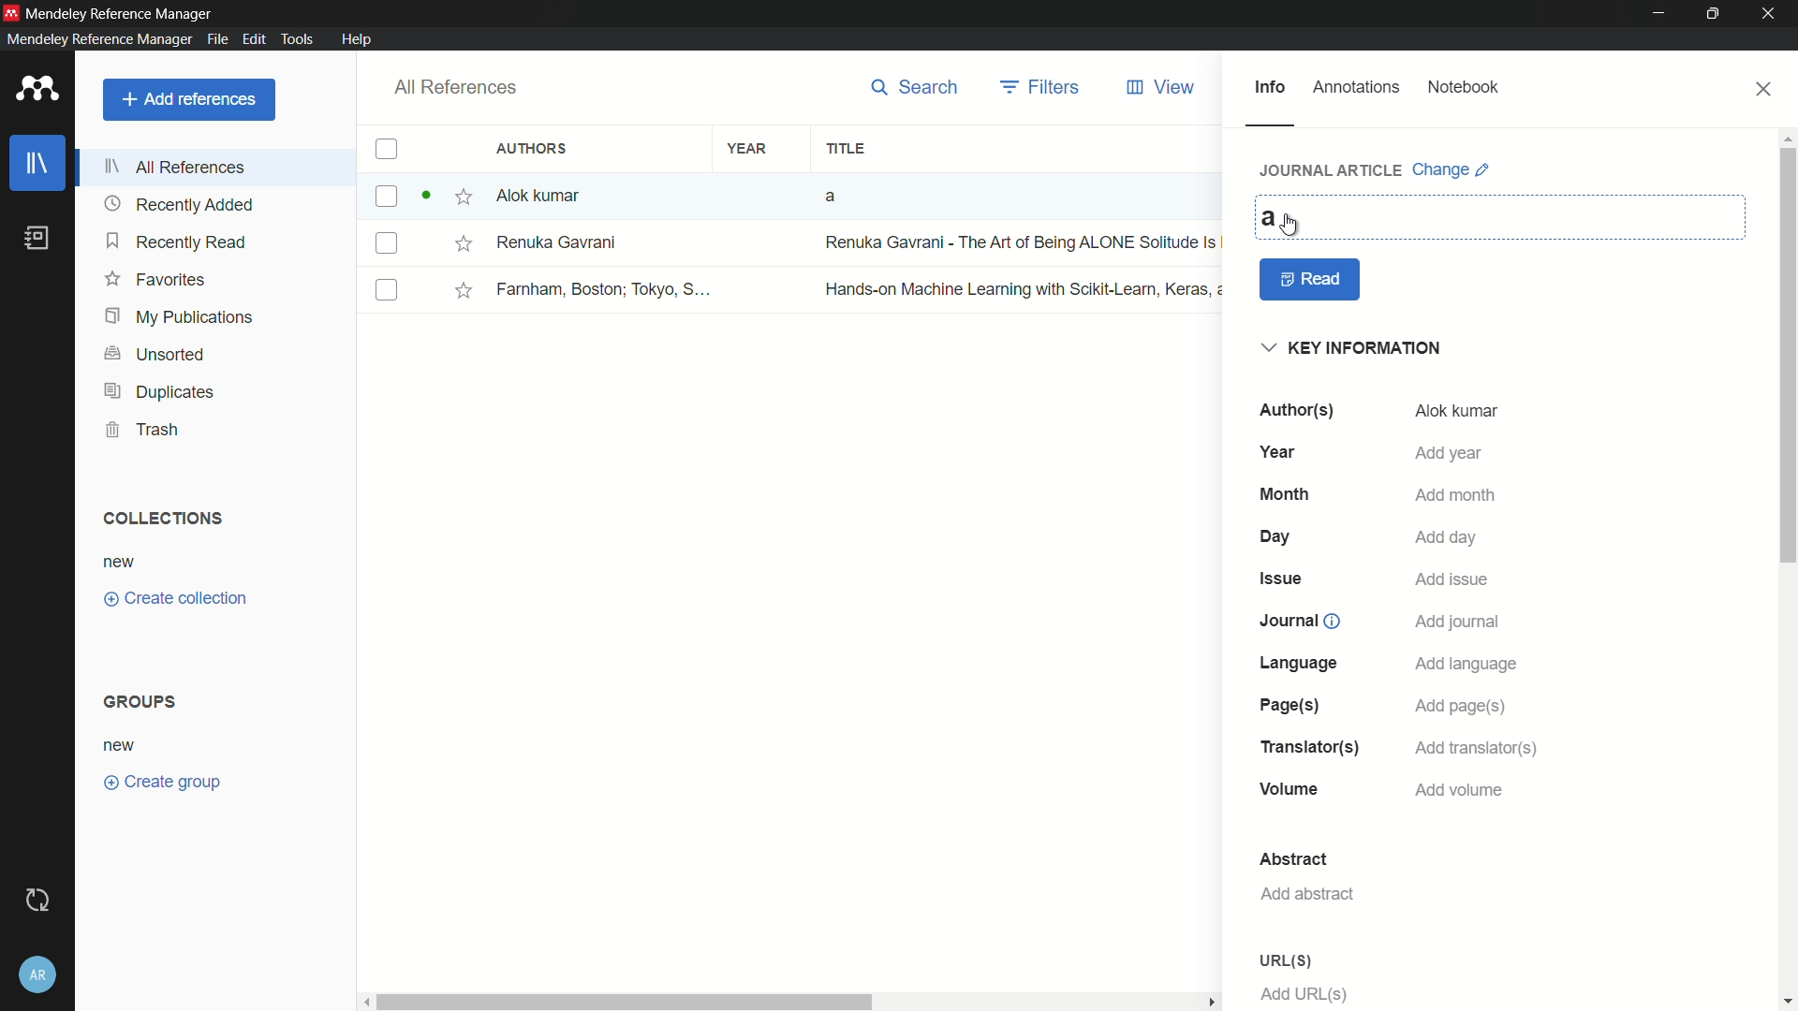  What do you see at coordinates (1448, 453) in the screenshot?
I see `add year` at bounding box center [1448, 453].